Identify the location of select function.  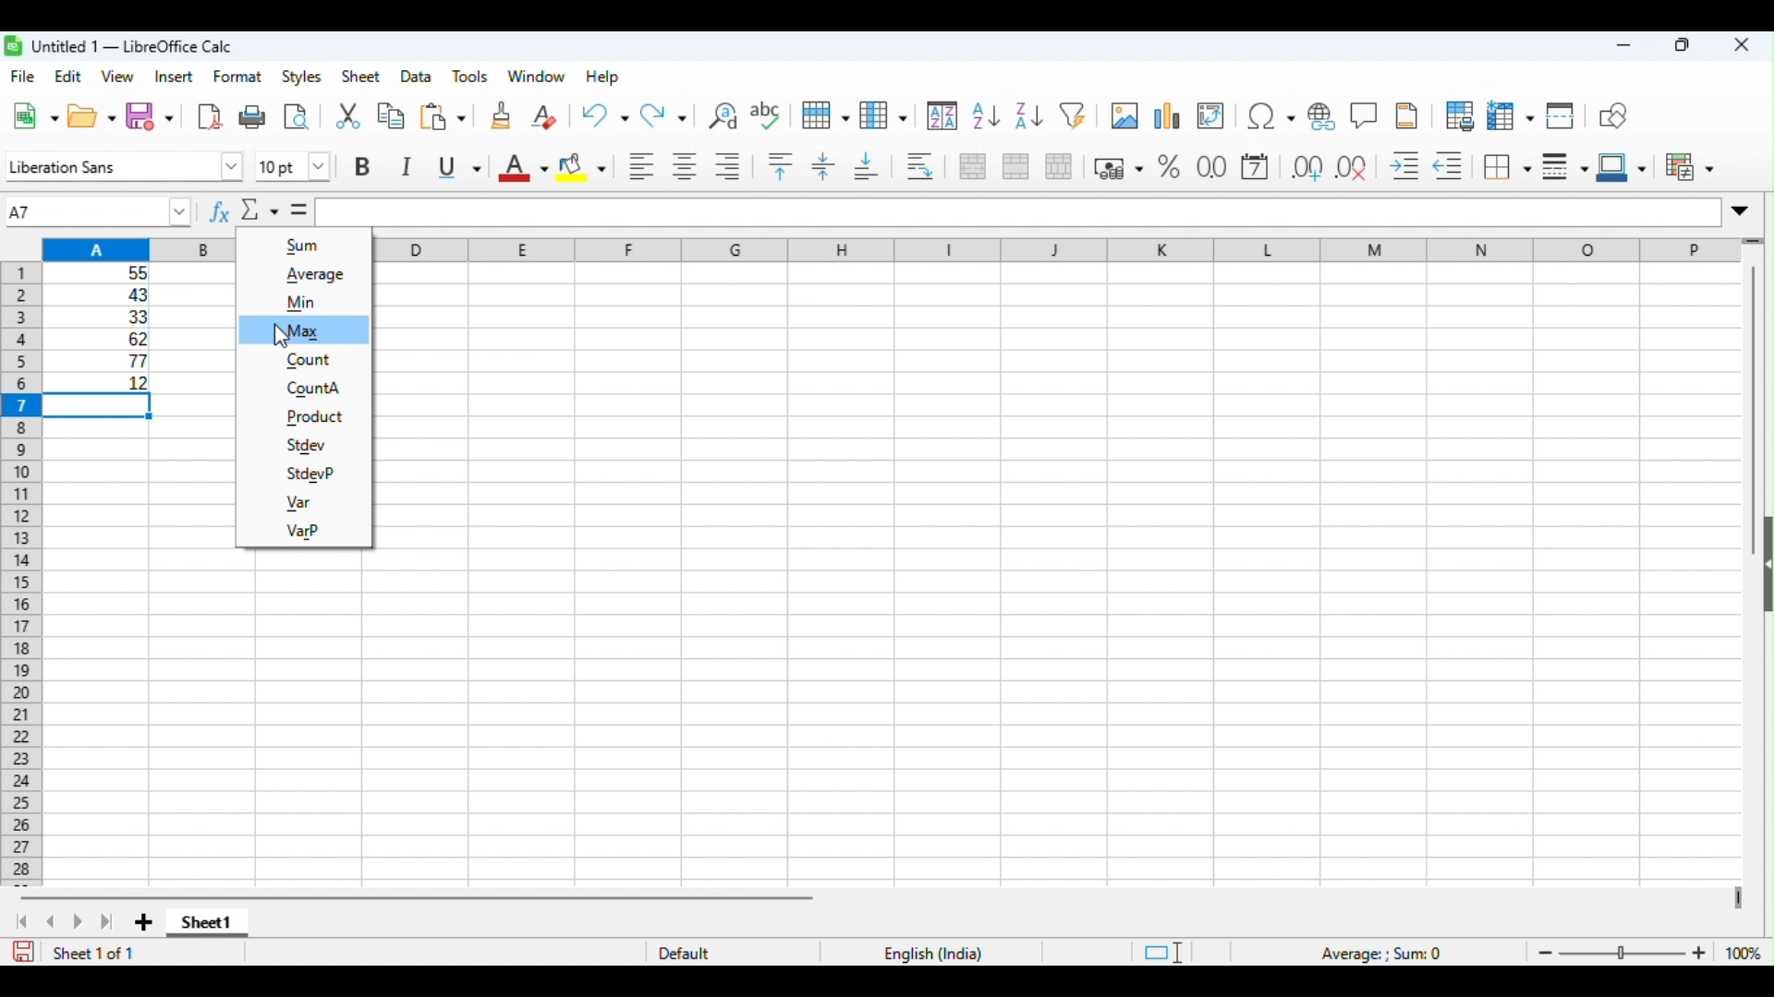
(261, 212).